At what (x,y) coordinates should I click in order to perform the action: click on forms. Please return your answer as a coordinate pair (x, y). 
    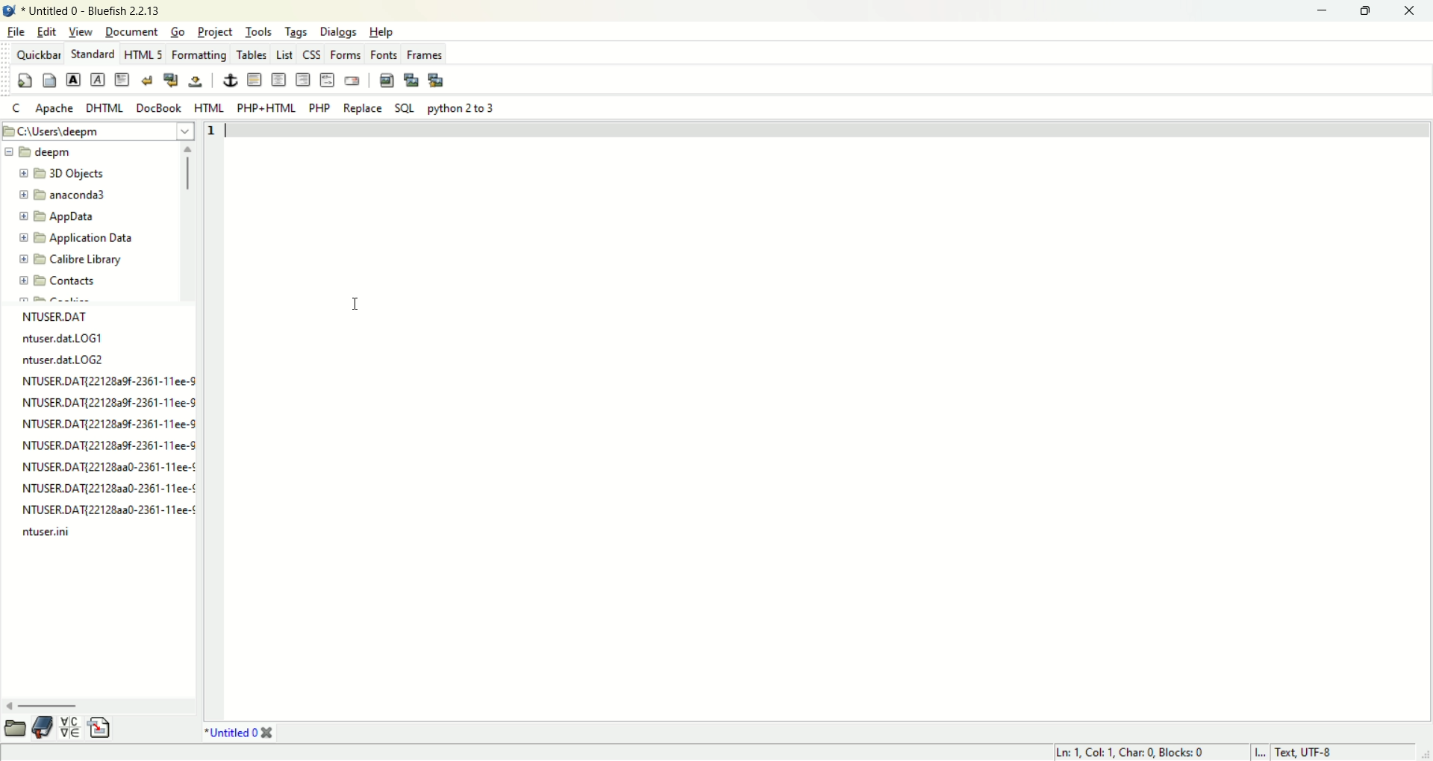
    Looking at the image, I should click on (346, 56).